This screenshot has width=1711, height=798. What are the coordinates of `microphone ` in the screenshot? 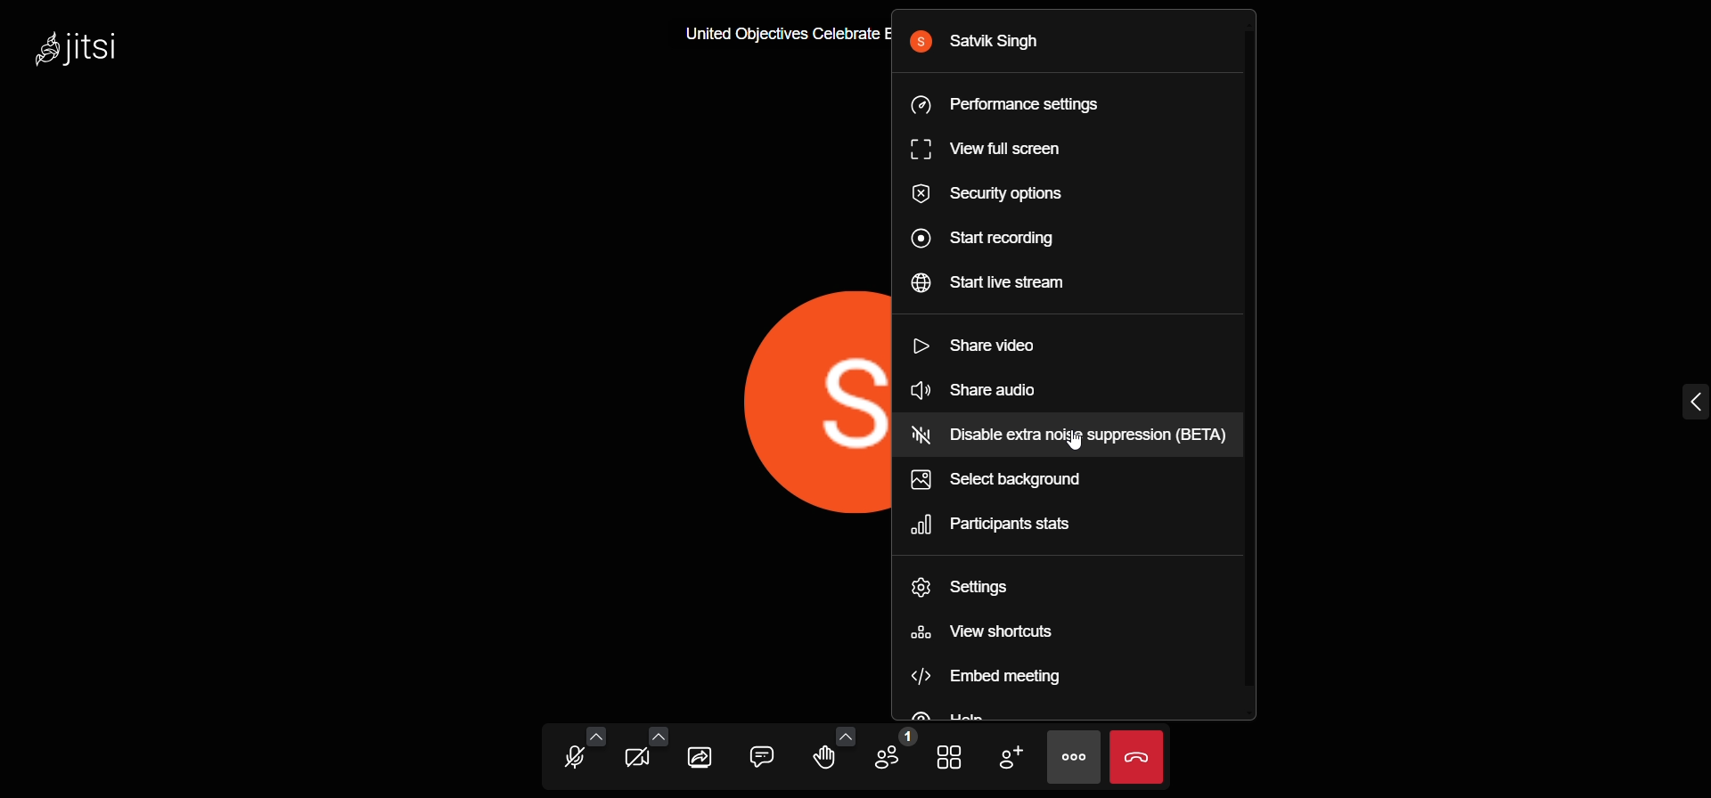 It's located at (576, 761).